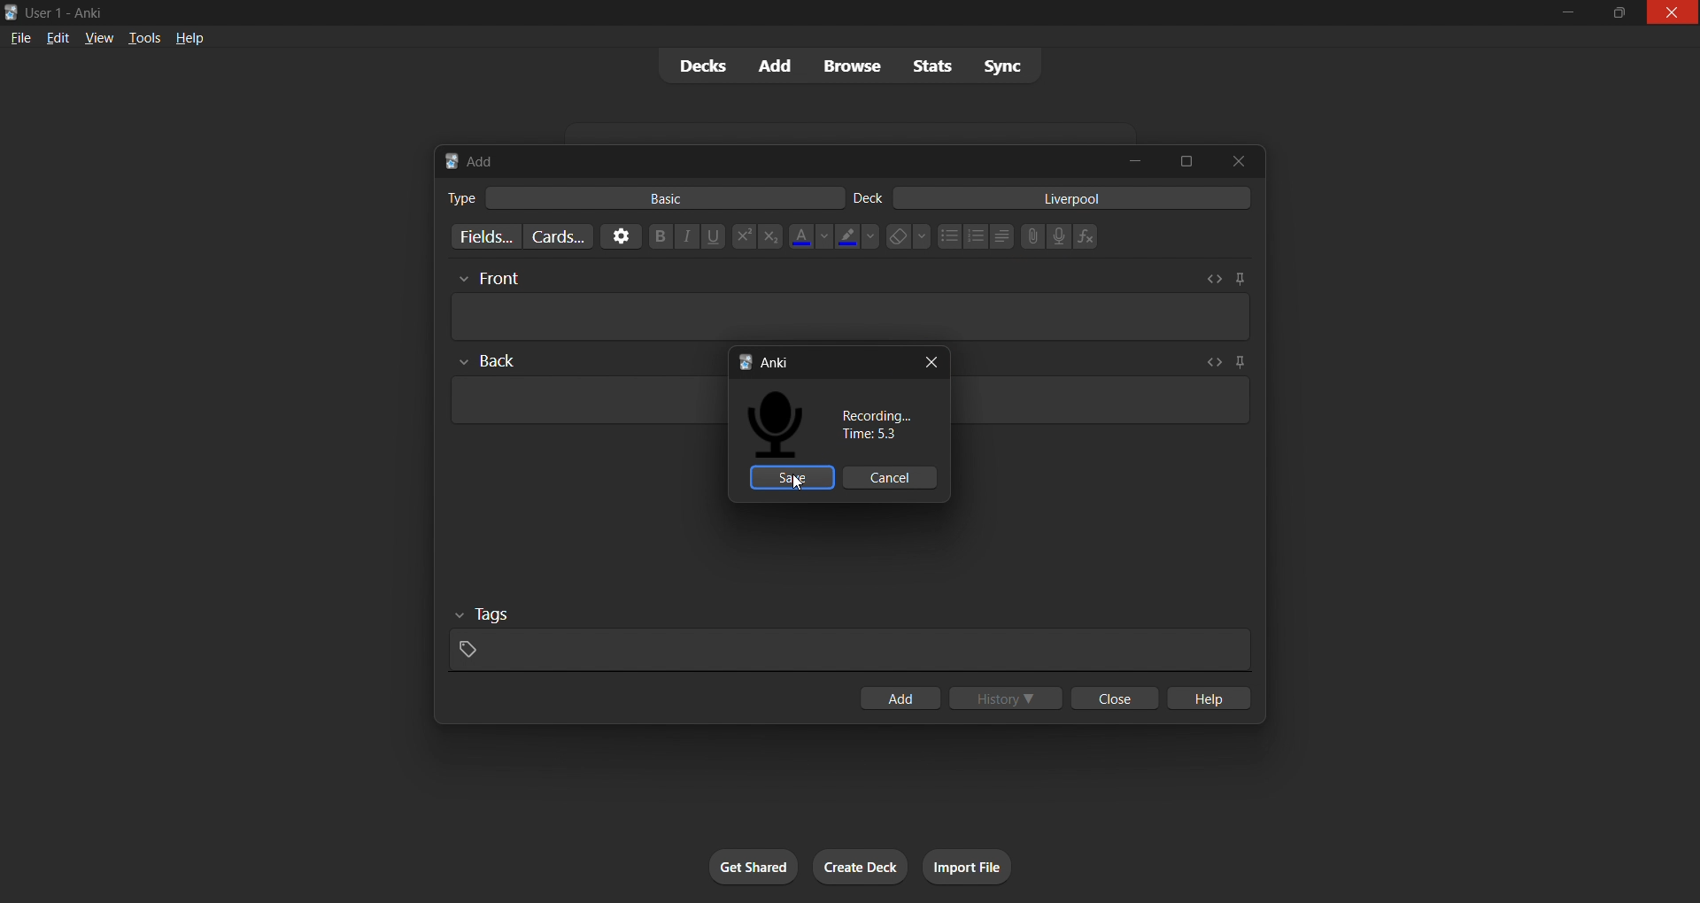 This screenshot has width=1700, height=903. What do you see at coordinates (480, 237) in the screenshot?
I see `customize fields` at bounding box center [480, 237].